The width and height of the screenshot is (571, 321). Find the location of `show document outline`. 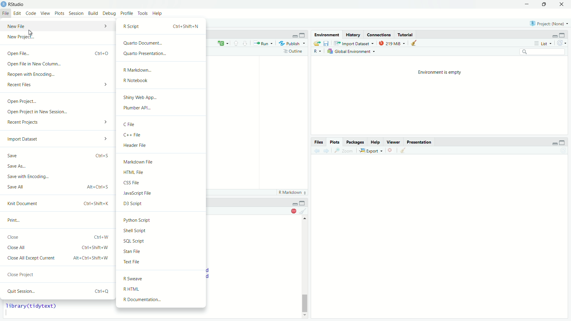

show document outline is located at coordinates (294, 52).